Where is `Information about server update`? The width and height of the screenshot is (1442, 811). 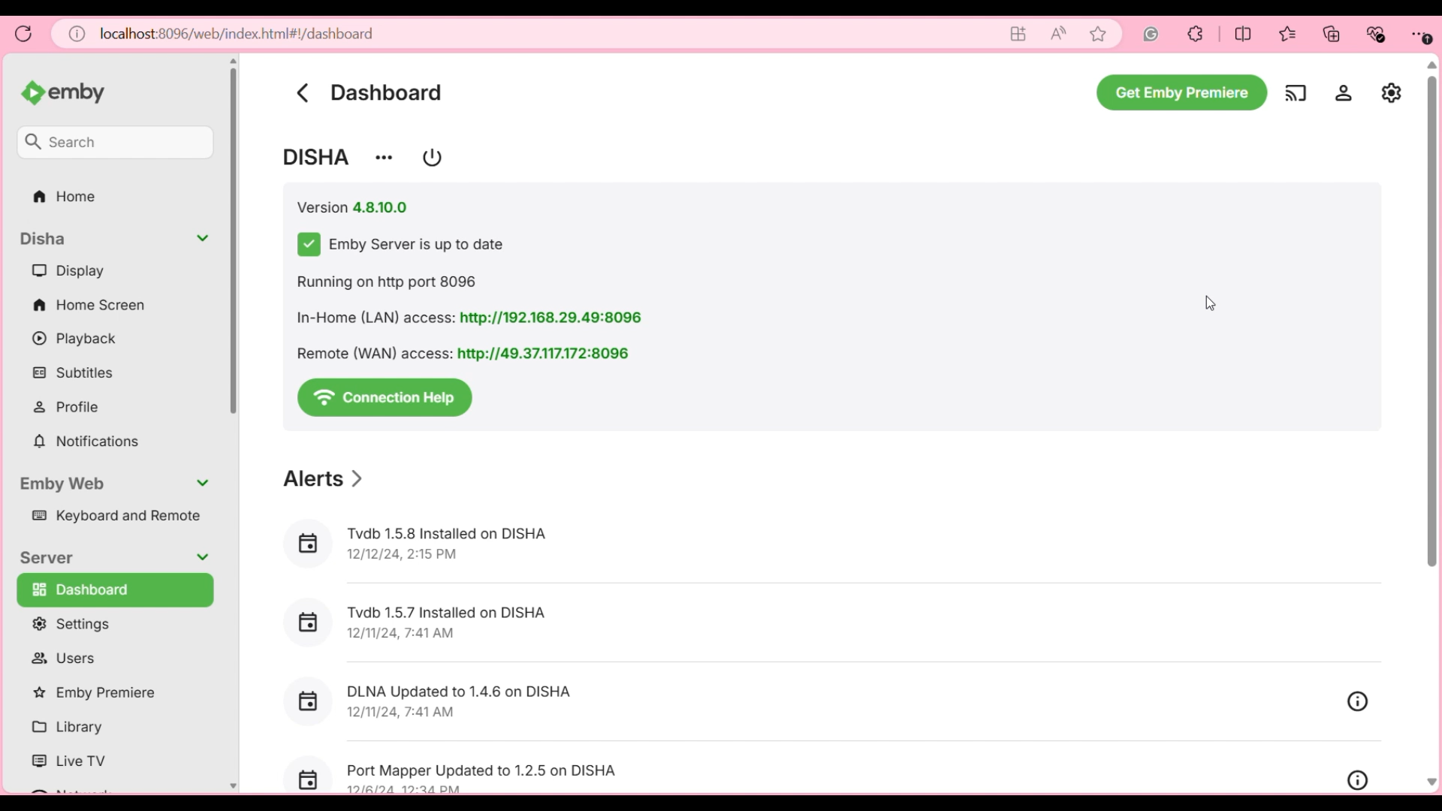 Information about server update is located at coordinates (400, 245).